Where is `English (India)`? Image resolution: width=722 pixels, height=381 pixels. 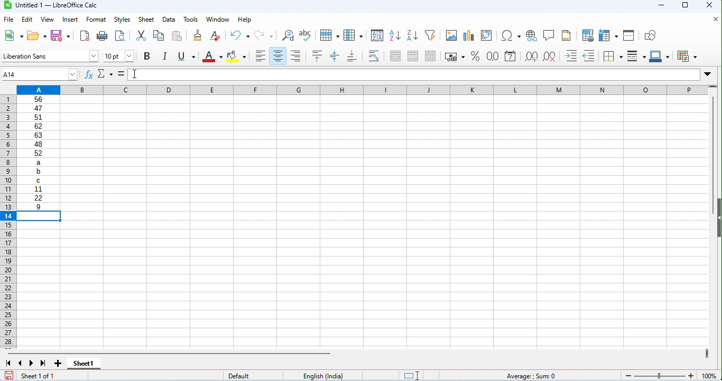 English (India) is located at coordinates (323, 376).